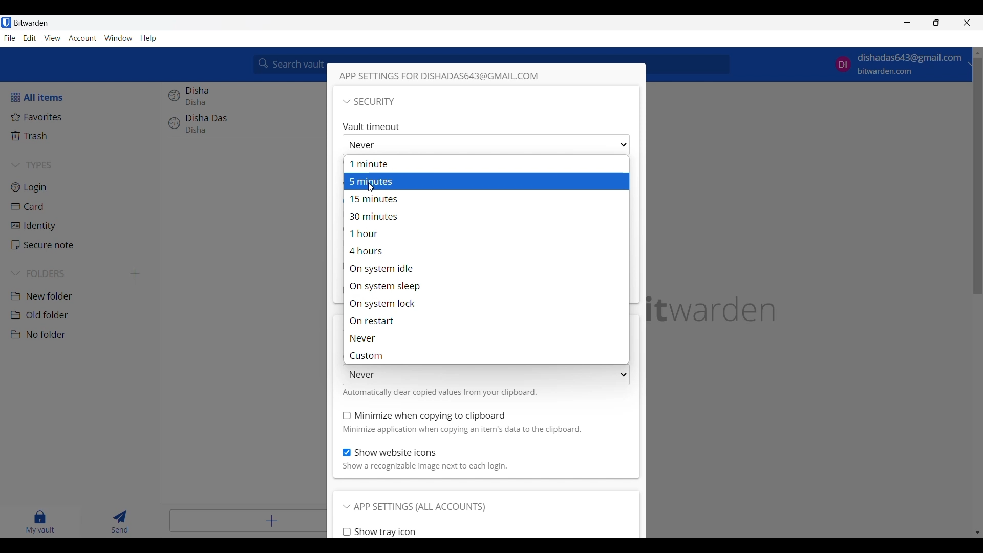  What do you see at coordinates (10, 38) in the screenshot?
I see `File menu` at bounding box center [10, 38].